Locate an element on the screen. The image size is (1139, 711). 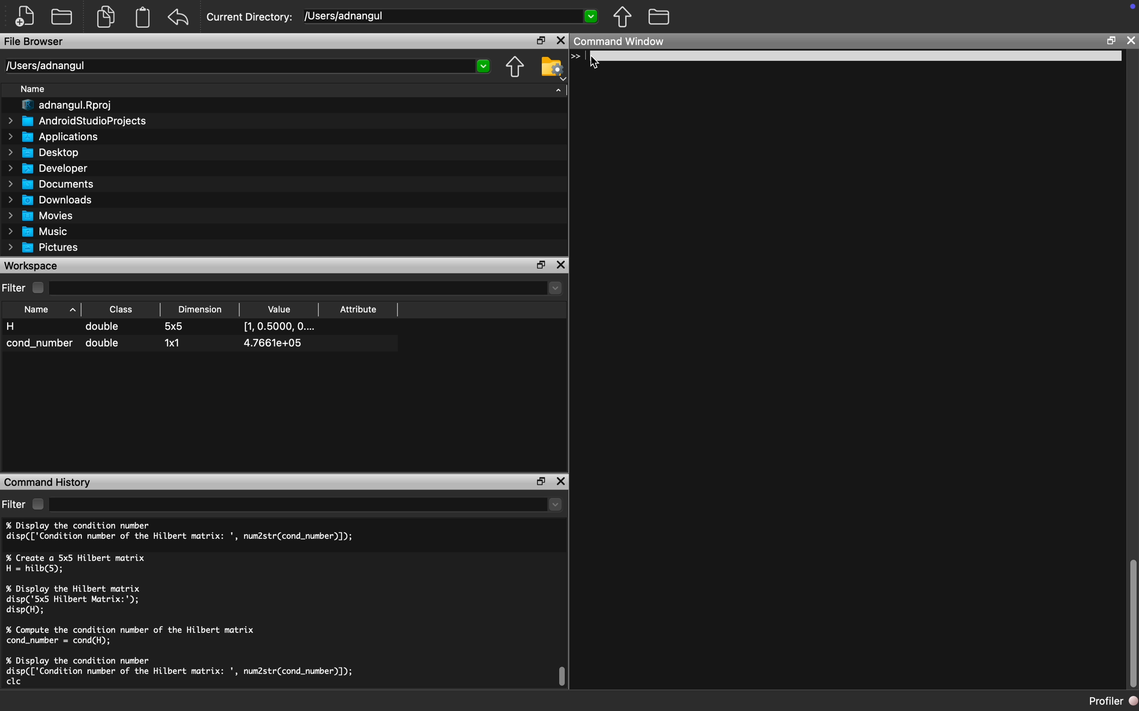
% Compute the condition number of the Hilbert matrix
cond_number = cond(H); is located at coordinates (132, 635).